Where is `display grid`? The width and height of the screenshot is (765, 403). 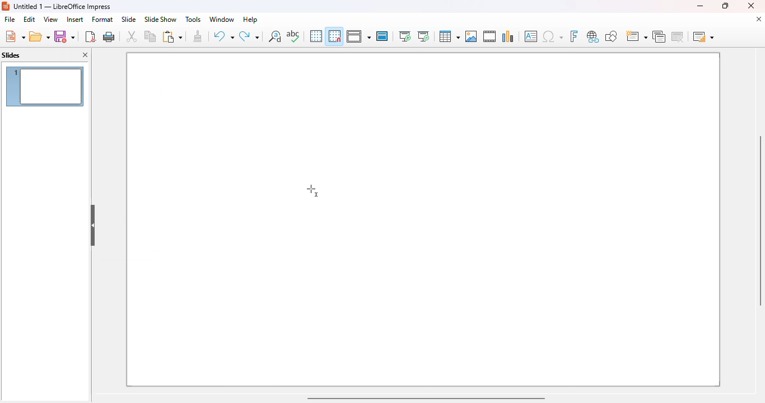
display grid is located at coordinates (315, 36).